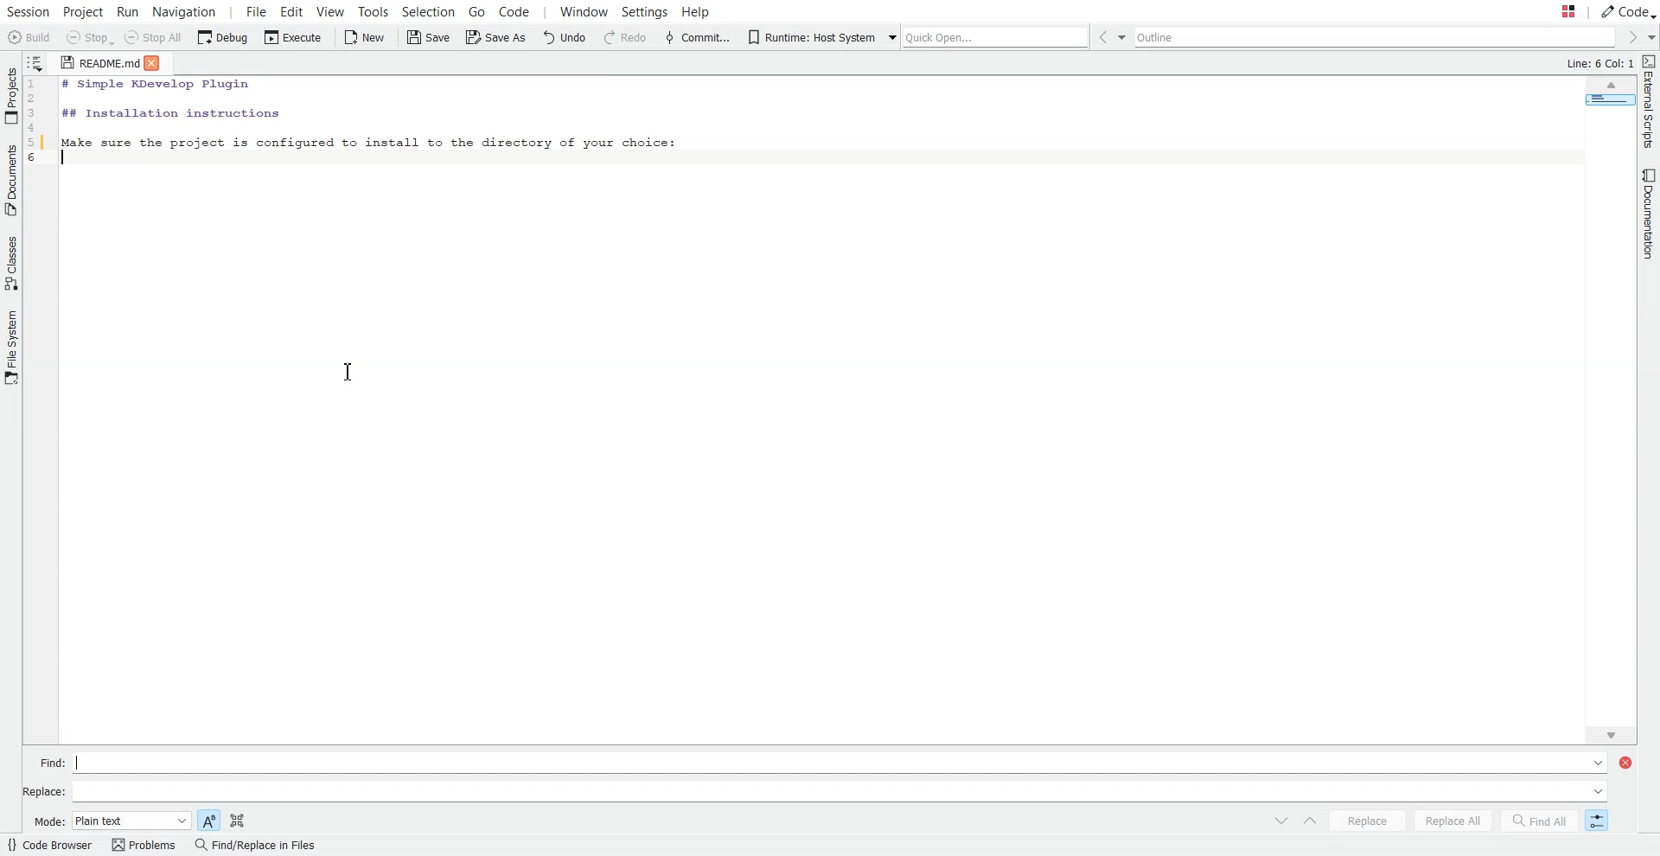 This screenshot has height=856, width=1660. What do you see at coordinates (208, 819) in the screenshot?
I see `Match case sensitive` at bounding box center [208, 819].